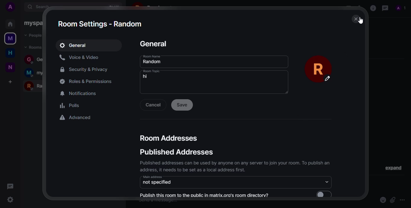 Image resolution: width=411 pixels, height=208 pixels. Describe the element at coordinates (177, 152) in the screenshot. I see `published addresses` at that location.